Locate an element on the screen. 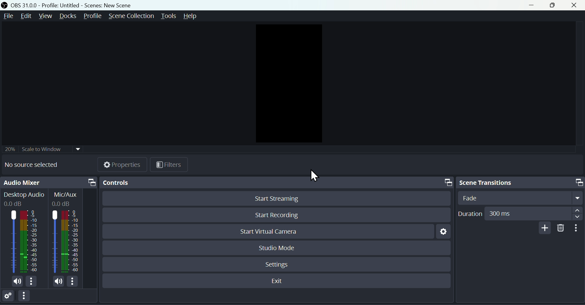 The image size is (585, 305). start virtual camera is located at coordinates (274, 232).